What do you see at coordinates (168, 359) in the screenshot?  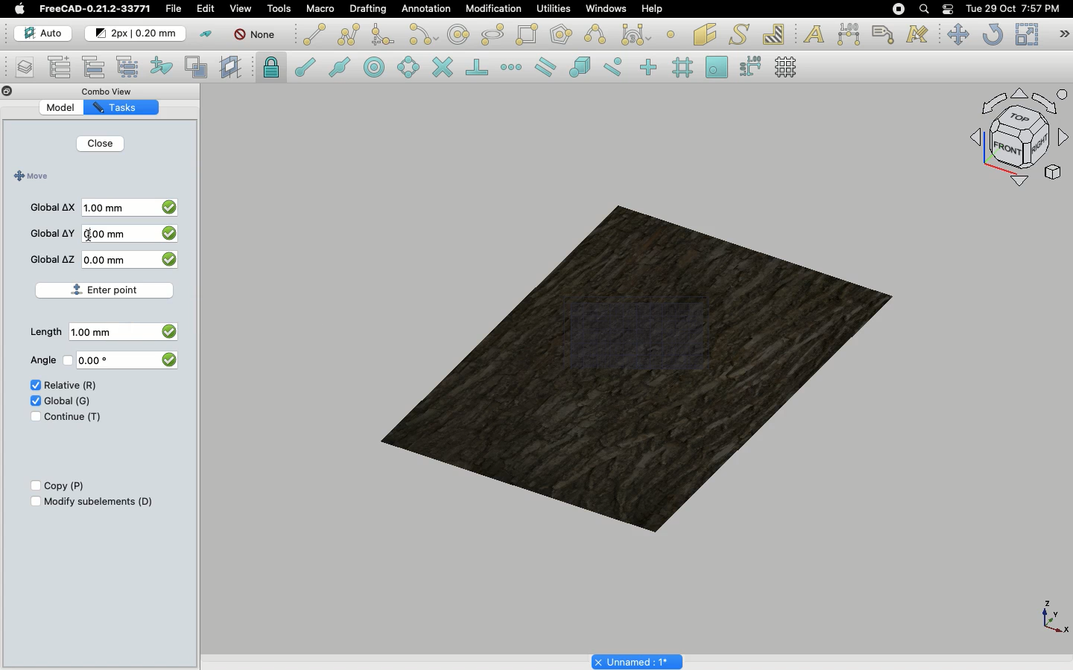 I see `checkbox` at bounding box center [168, 359].